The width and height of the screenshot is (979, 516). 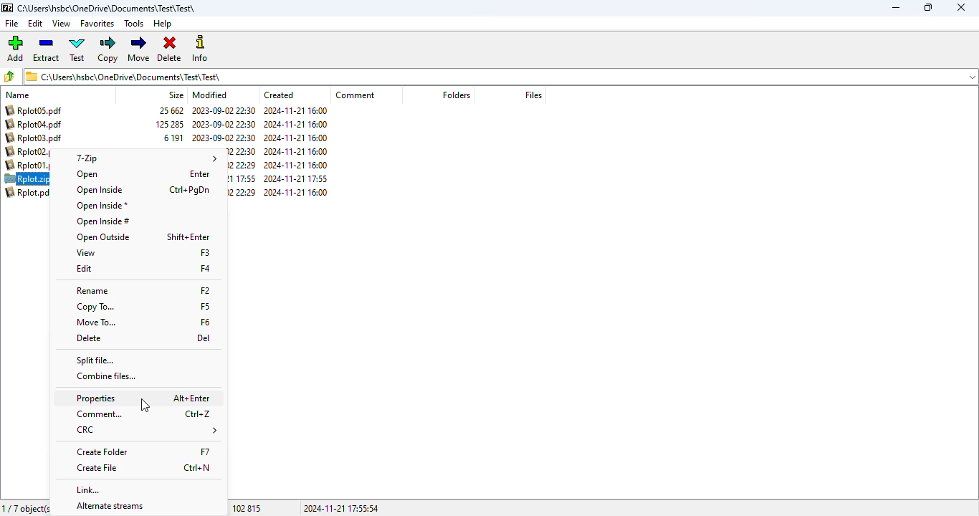 What do you see at coordinates (206, 305) in the screenshot?
I see `shortcut for copy to` at bounding box center [206, 305].